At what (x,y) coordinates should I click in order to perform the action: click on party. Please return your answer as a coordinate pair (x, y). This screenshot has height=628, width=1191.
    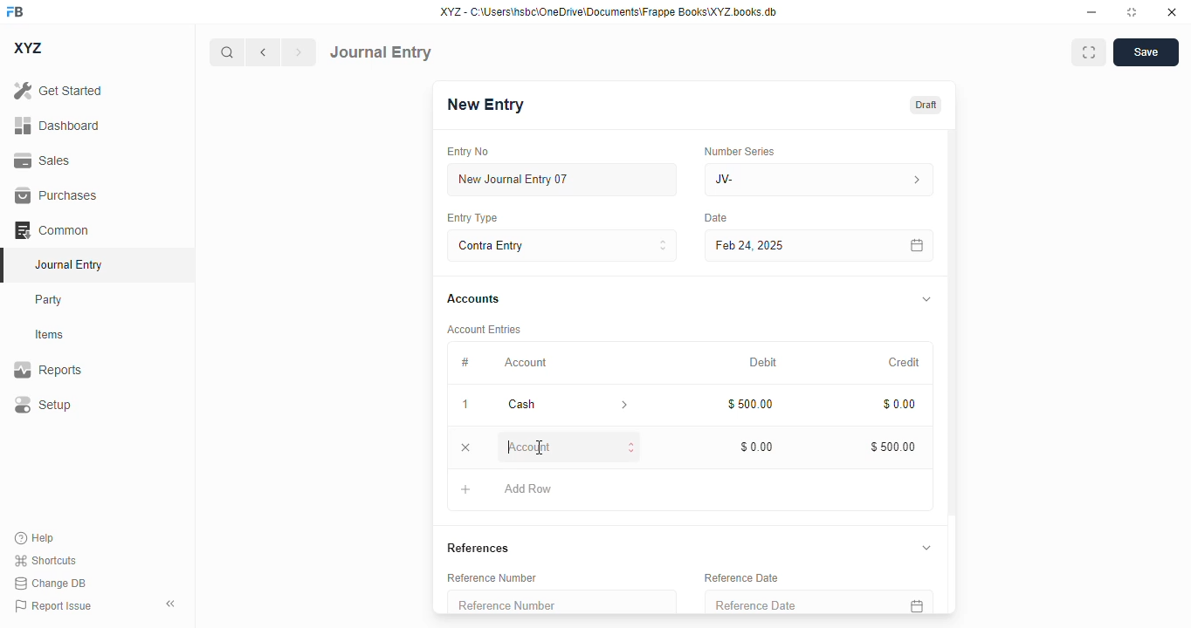
    Looking at the image, I should click on (51, 300).